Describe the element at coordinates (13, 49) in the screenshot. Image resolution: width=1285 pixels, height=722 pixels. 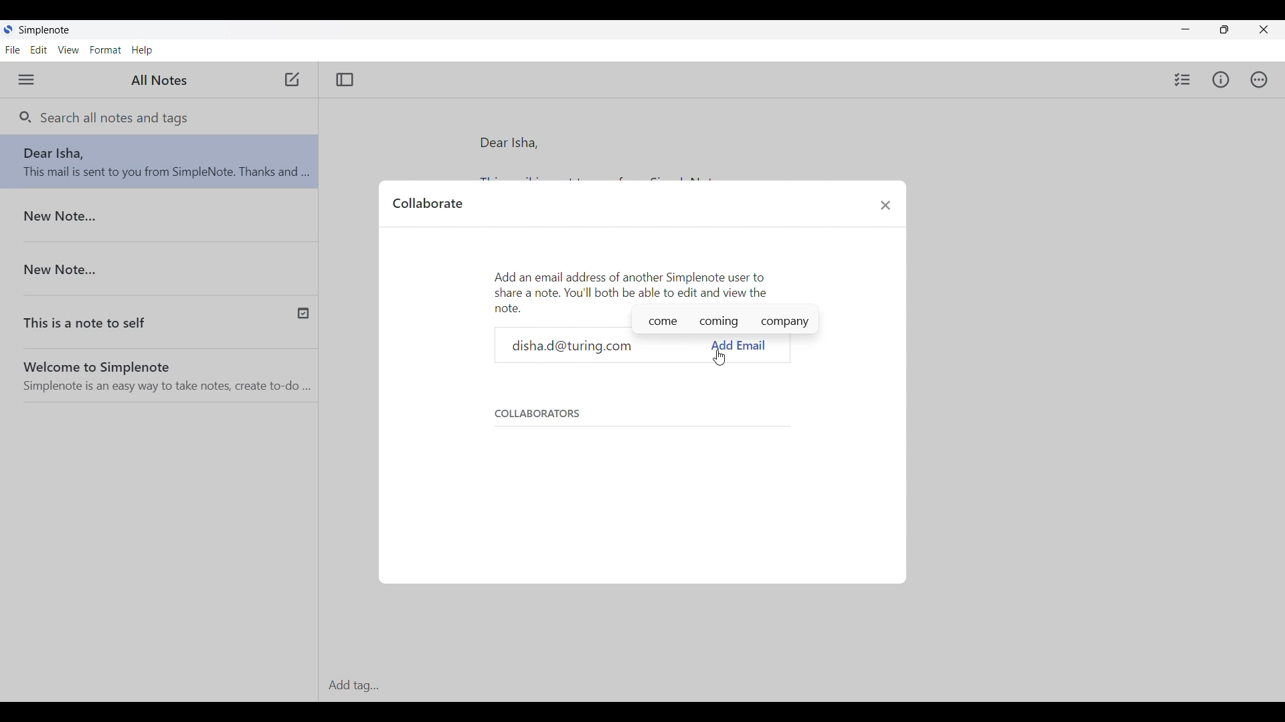
I see `File` at that location.